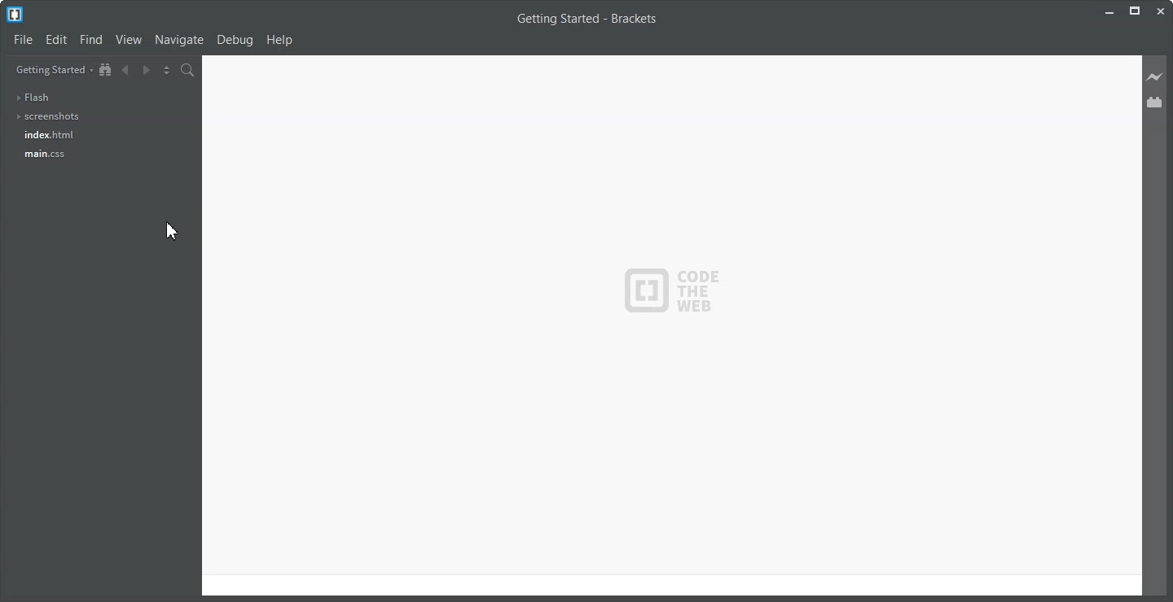  Describe the element at coordinates (24, 40) in the screenshot. I see `File` at that location.